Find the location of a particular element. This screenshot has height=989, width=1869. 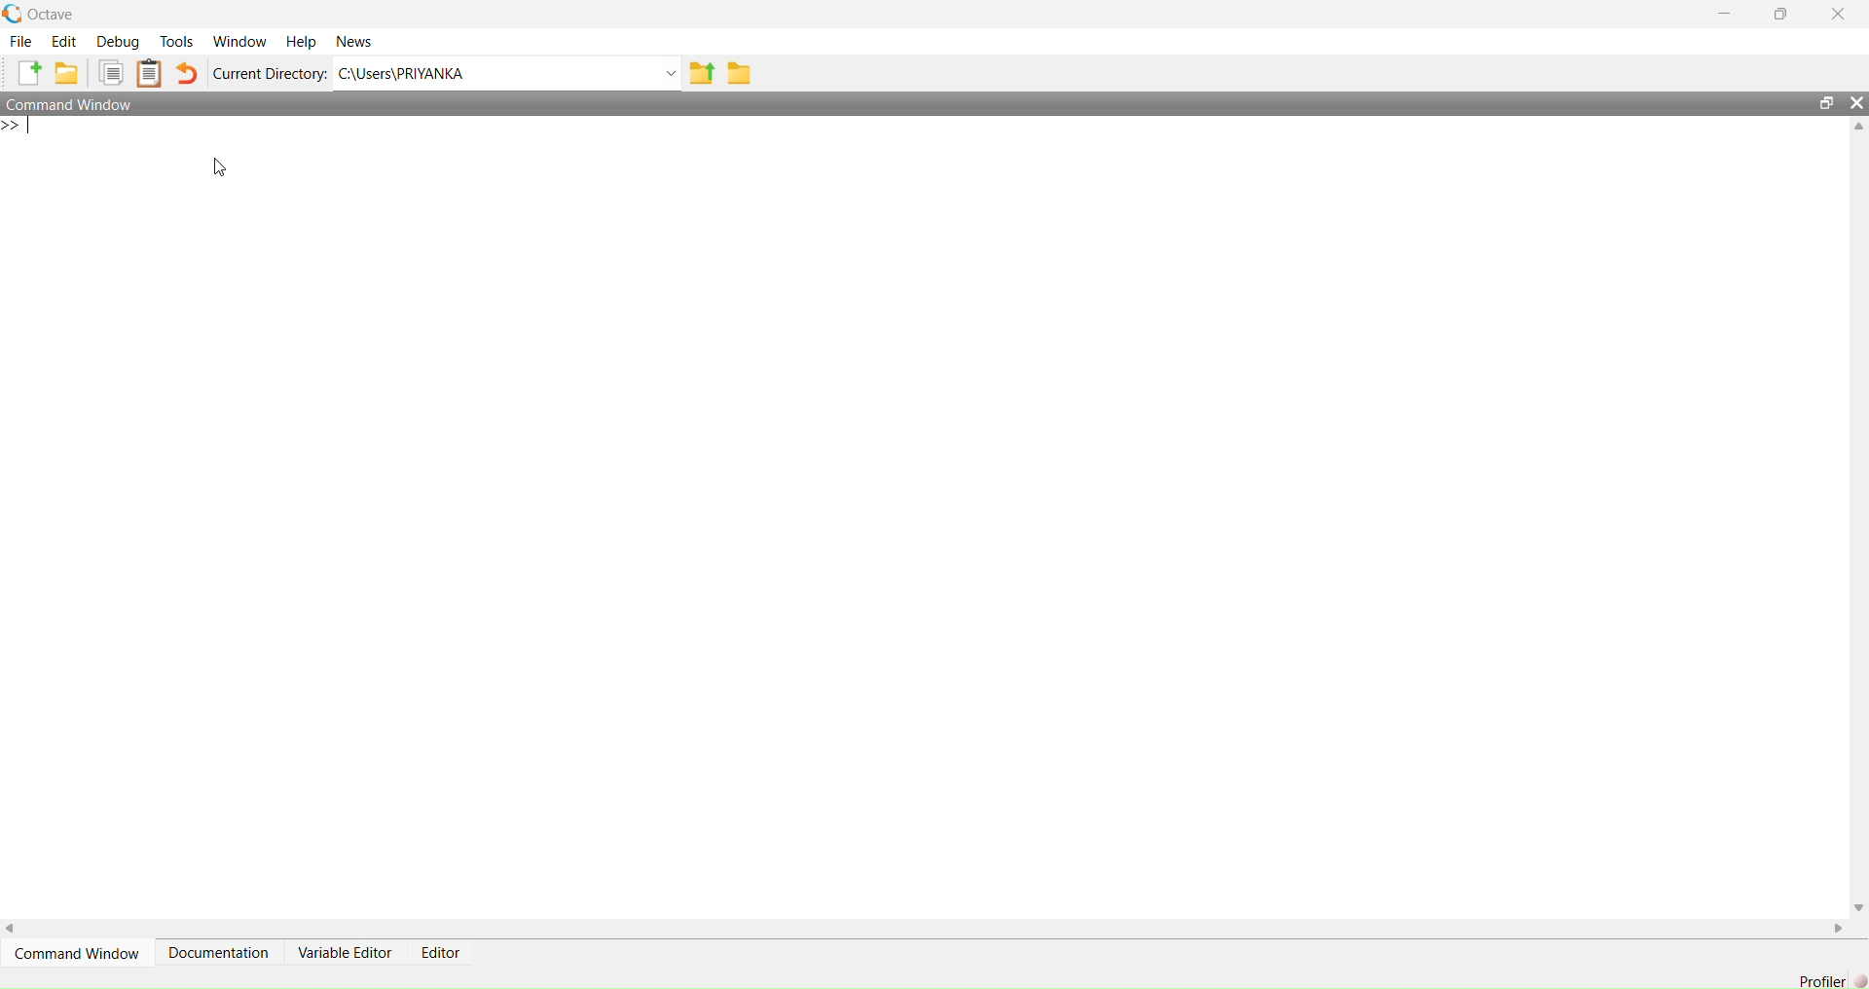

Command Window is located at coordinates (82, 104).